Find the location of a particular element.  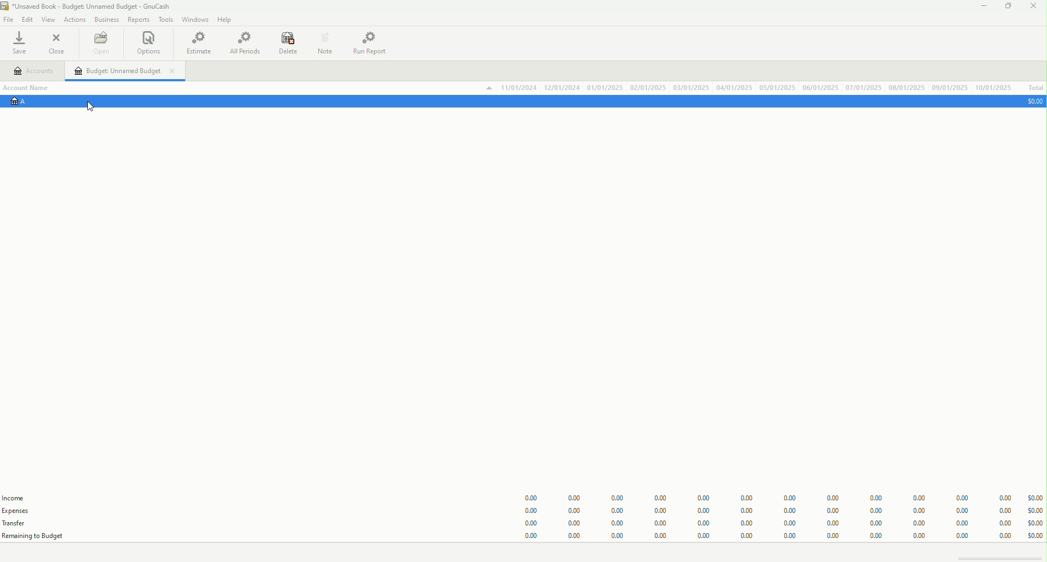

Cursor is located at coordinates (87, 106).